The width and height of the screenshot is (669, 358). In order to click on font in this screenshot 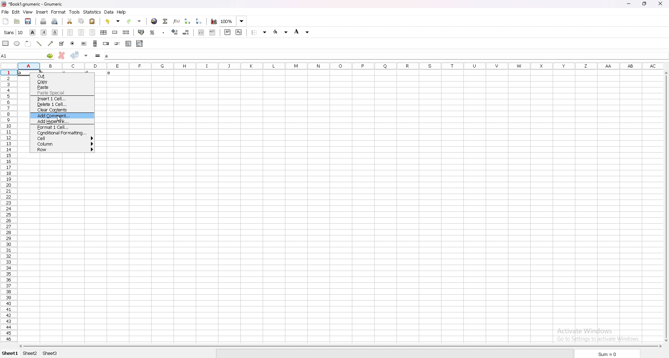, I will do `click(14, 32)`.